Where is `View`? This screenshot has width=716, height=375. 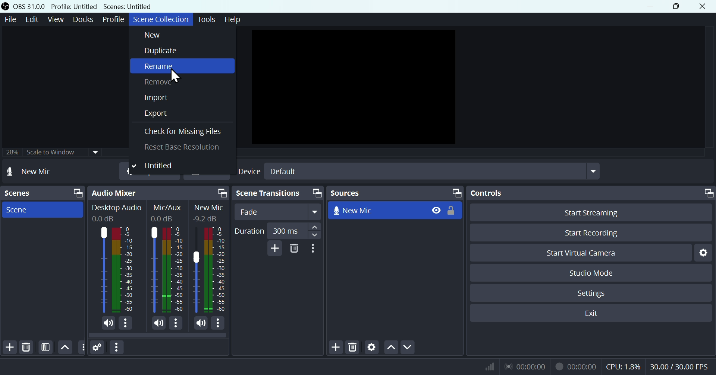
View is located at coordinates (54, 21).